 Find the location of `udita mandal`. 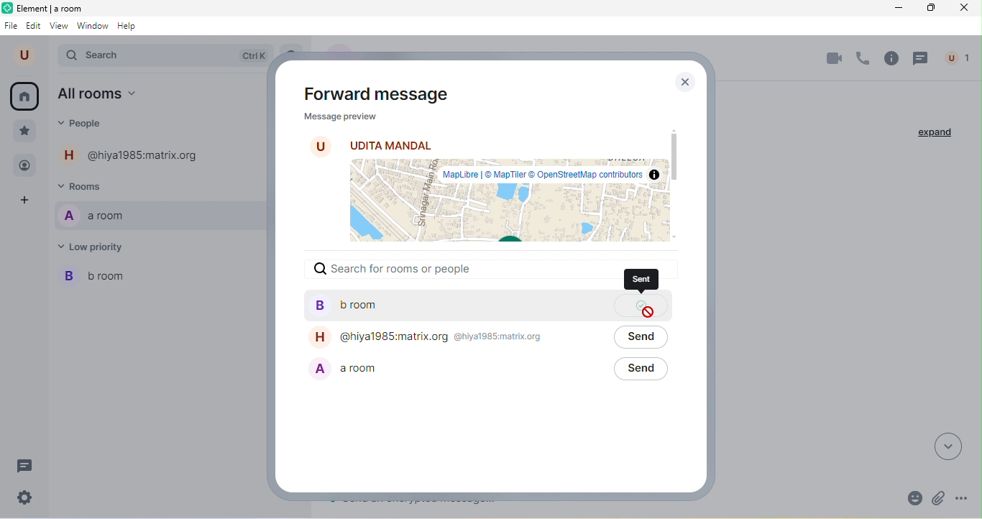

udita mandal is located at coordinates (374, 143).